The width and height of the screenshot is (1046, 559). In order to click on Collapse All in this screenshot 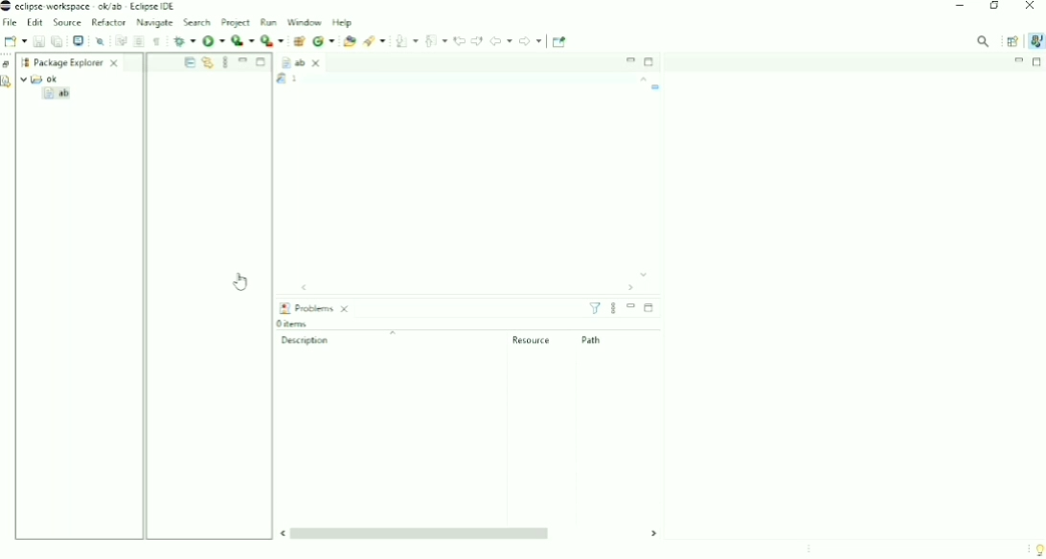, I will do `click(189, 62)`.